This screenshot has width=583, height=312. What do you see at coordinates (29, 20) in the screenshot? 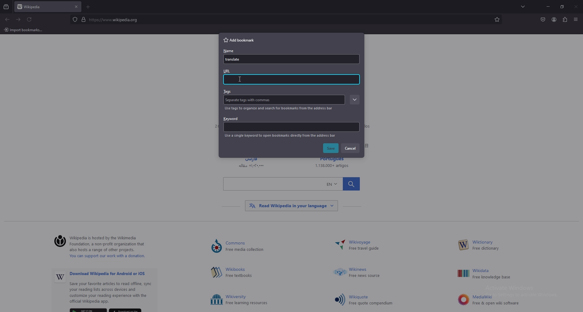
I see `refresh` at bounding box center [29, 20].